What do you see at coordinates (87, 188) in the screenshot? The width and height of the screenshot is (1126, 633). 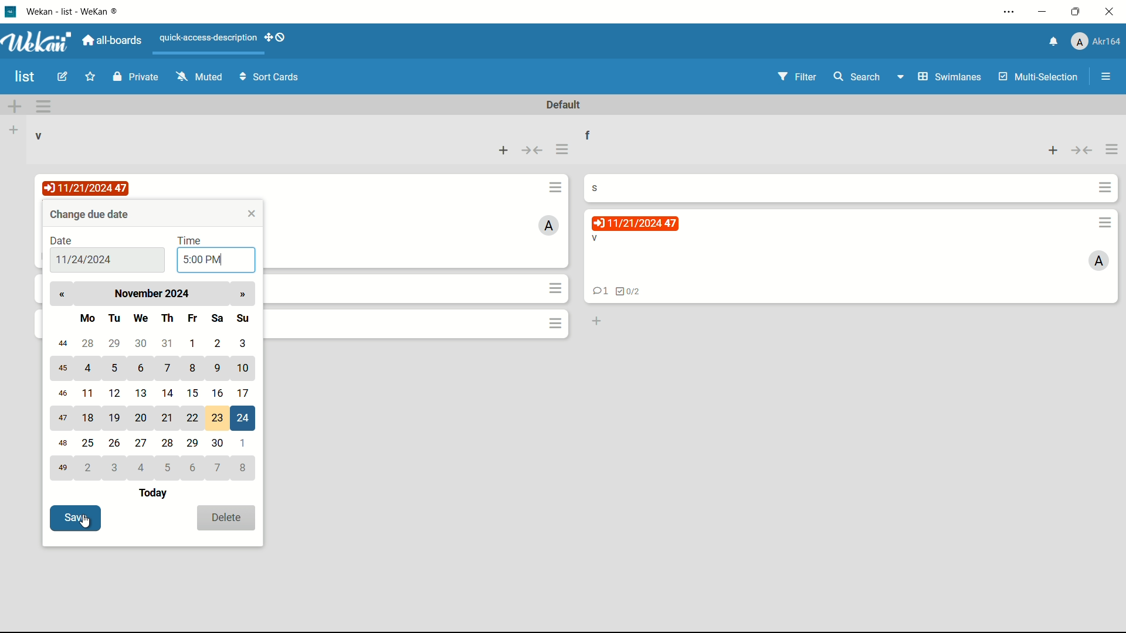 I see `due date` at bounding box center [87, 188].